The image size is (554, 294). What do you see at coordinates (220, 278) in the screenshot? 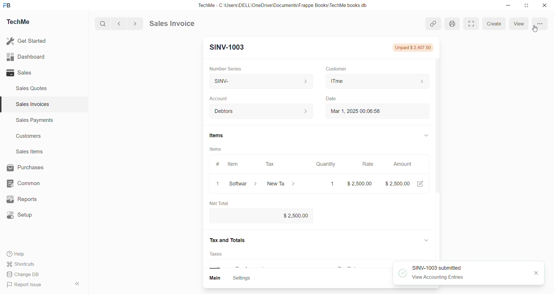
I see `Main` at bounding box center [220, 278].